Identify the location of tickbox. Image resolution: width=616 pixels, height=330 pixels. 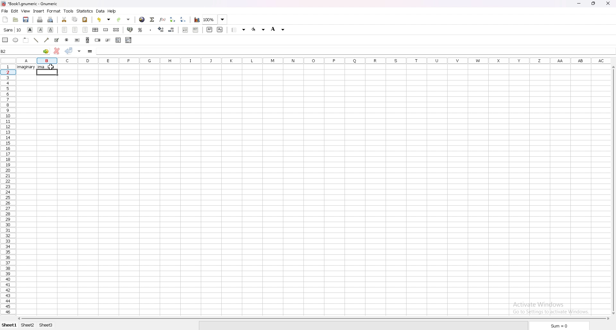
(57, 40).